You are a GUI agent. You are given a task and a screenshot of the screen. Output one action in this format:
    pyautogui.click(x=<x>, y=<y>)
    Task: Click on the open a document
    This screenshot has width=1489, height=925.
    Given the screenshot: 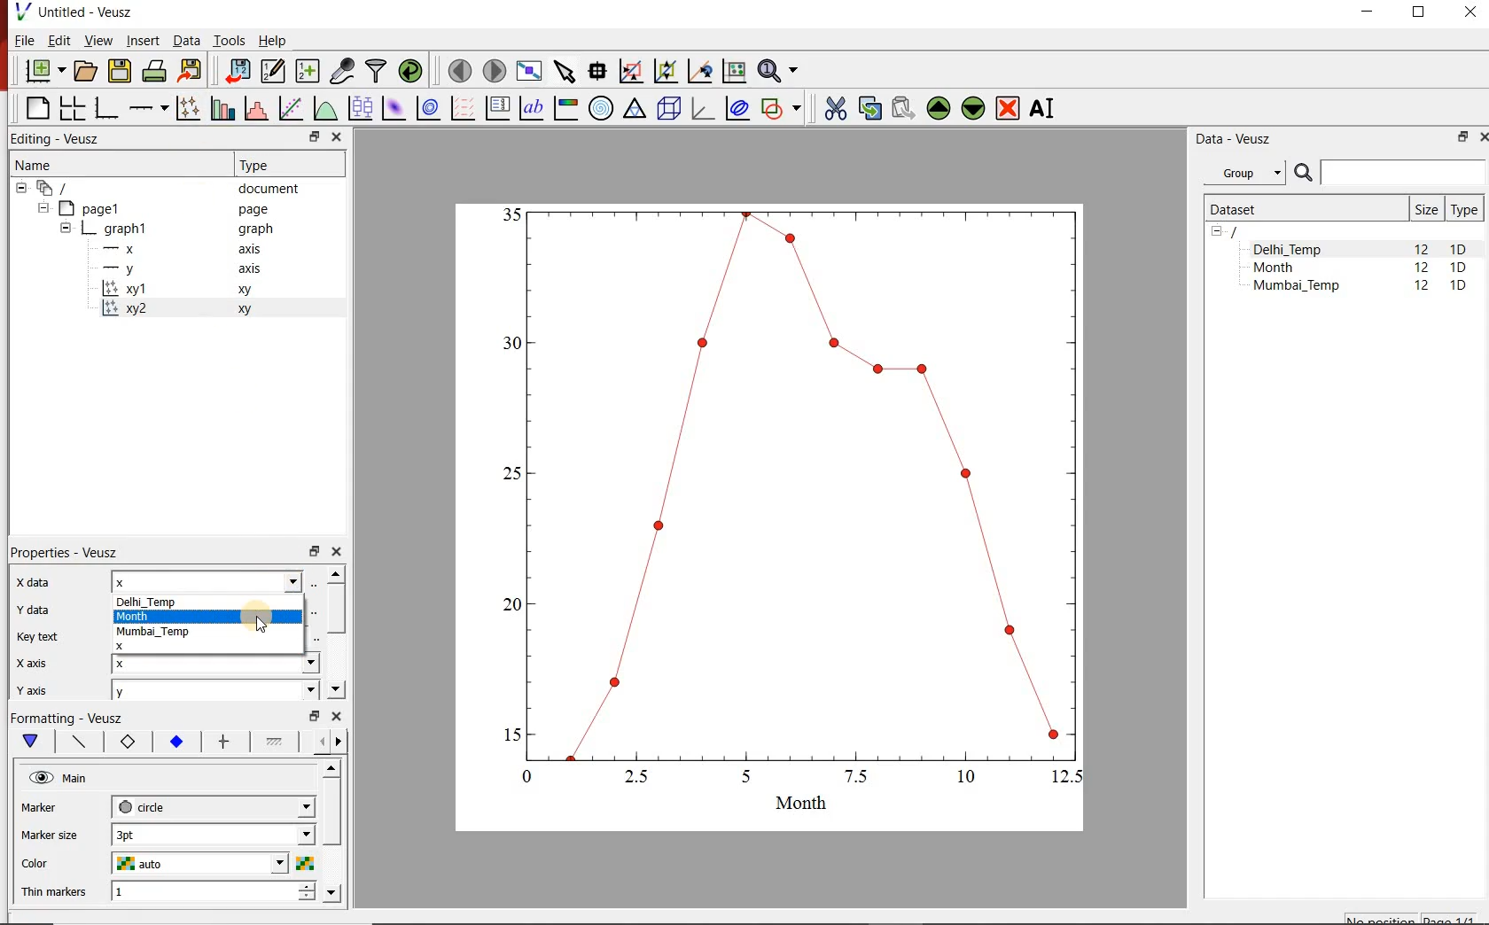 What is the action you would take?
    pyautogui.click(x=84, y=72)
    